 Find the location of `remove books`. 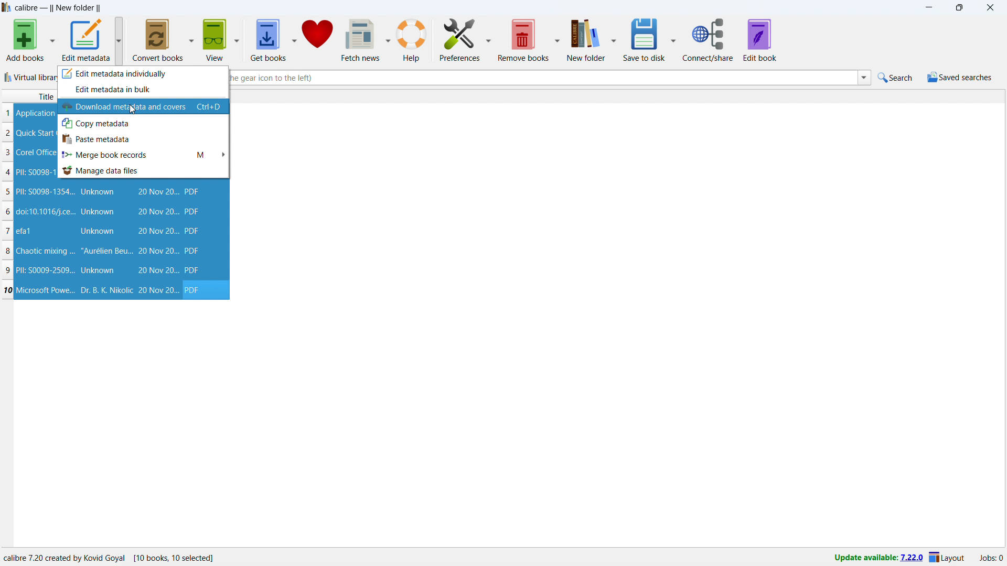

remove books is located at coordinates (523, 40).